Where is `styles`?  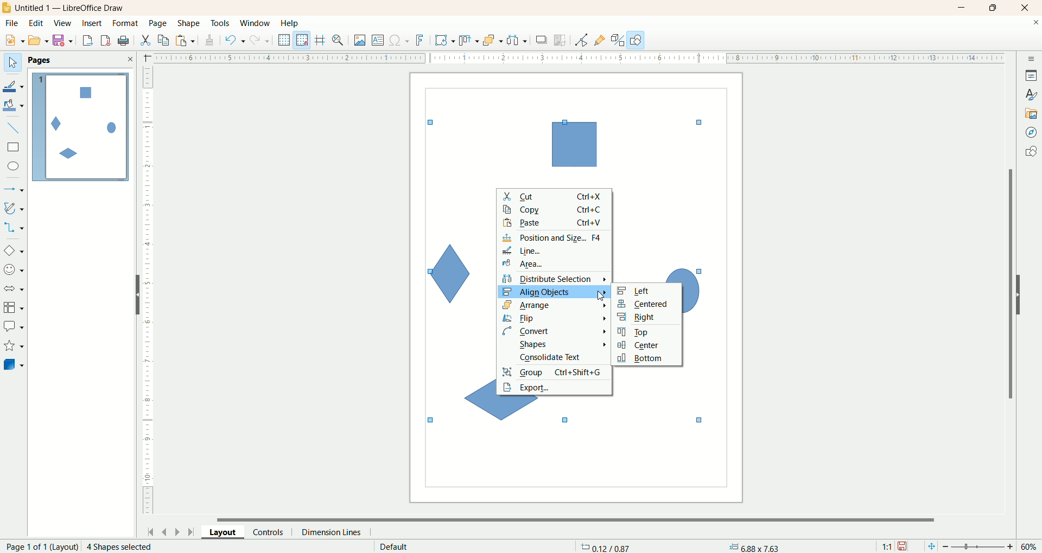 styles is located at coordinates (1031, 93).